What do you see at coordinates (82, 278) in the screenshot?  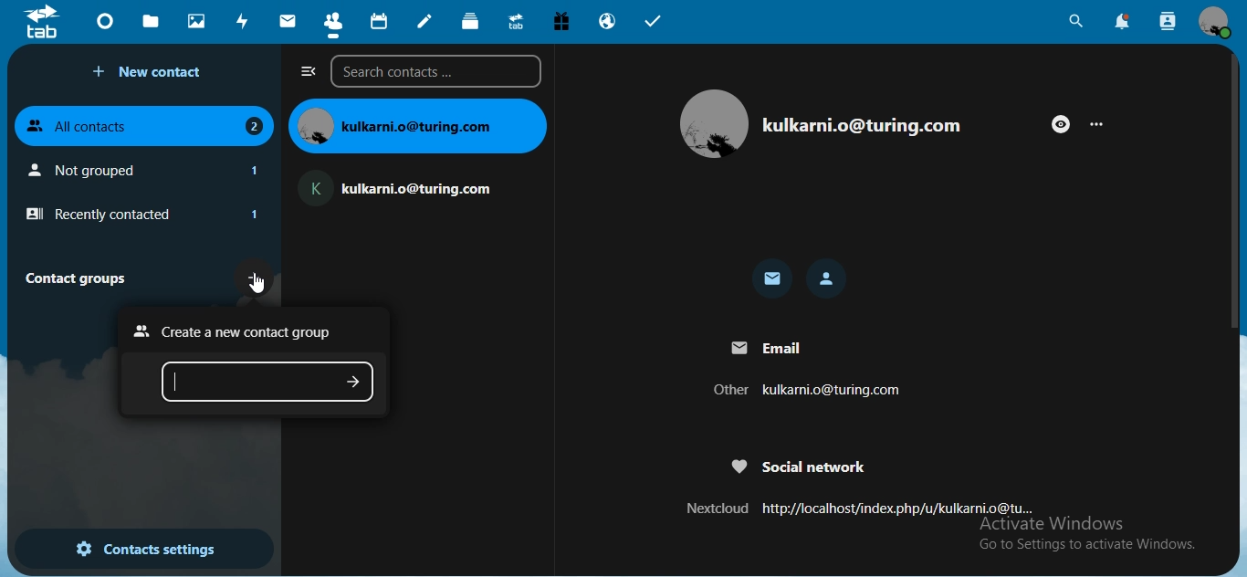 I see `contact group` at bounding box center [82, 278].